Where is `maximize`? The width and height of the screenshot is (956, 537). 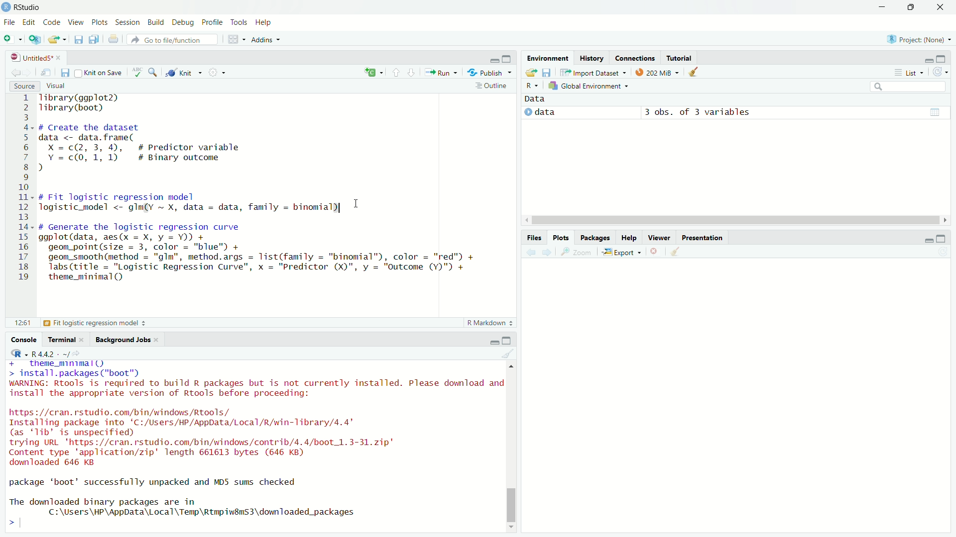 maximize is located at coordinates (941, 239).